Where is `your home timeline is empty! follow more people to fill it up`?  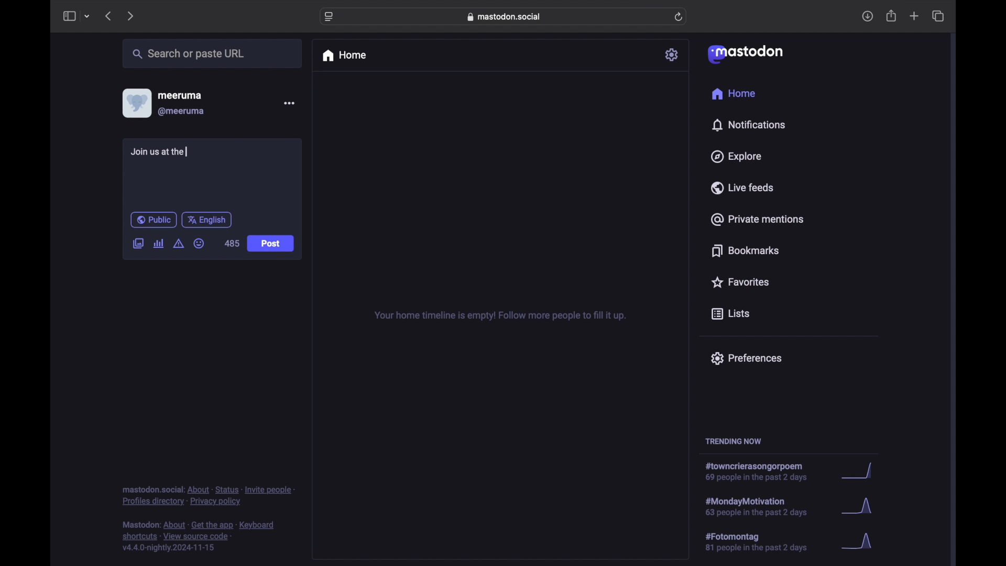
your home timeline is empty! follow more people to fill it up is located at coordinates (500, 316).